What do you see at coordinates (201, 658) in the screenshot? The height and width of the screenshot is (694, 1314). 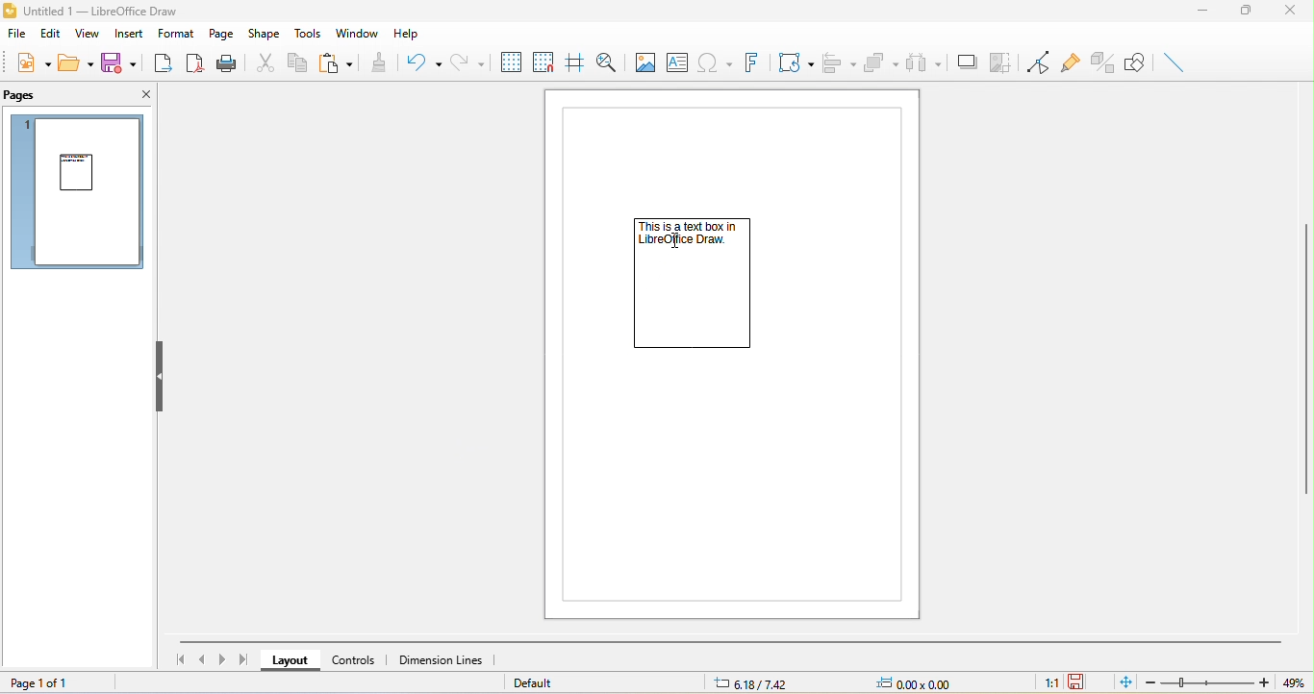 I see `previous page` at bounding box center [201, 658].